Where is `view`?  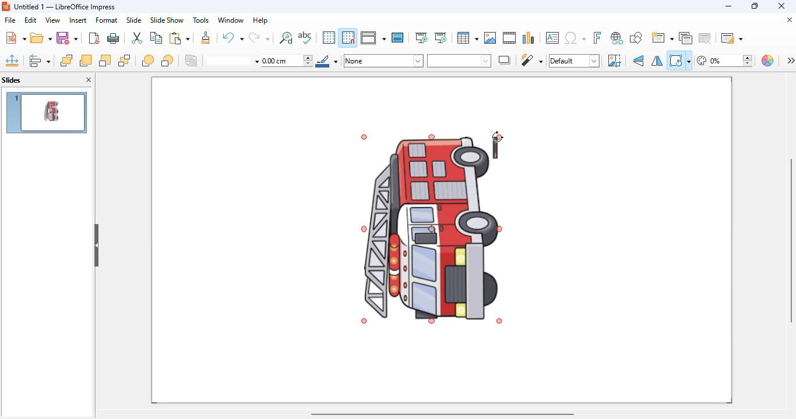
view is located at coordinates (52, 20).